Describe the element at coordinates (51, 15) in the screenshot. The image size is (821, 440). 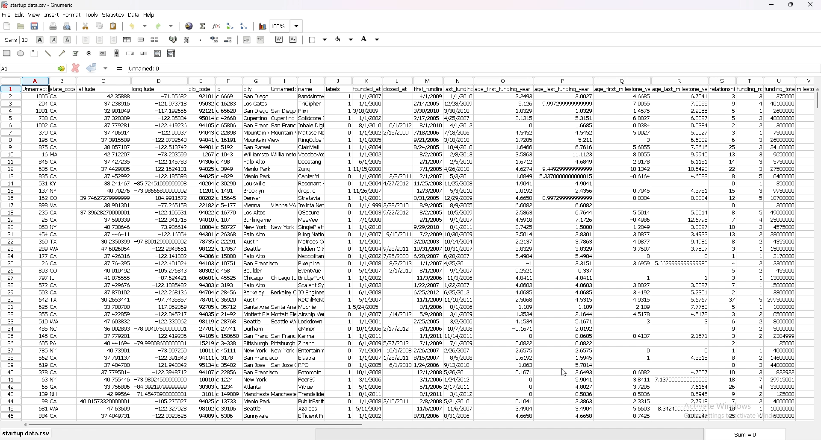
I see `insert` at that location.